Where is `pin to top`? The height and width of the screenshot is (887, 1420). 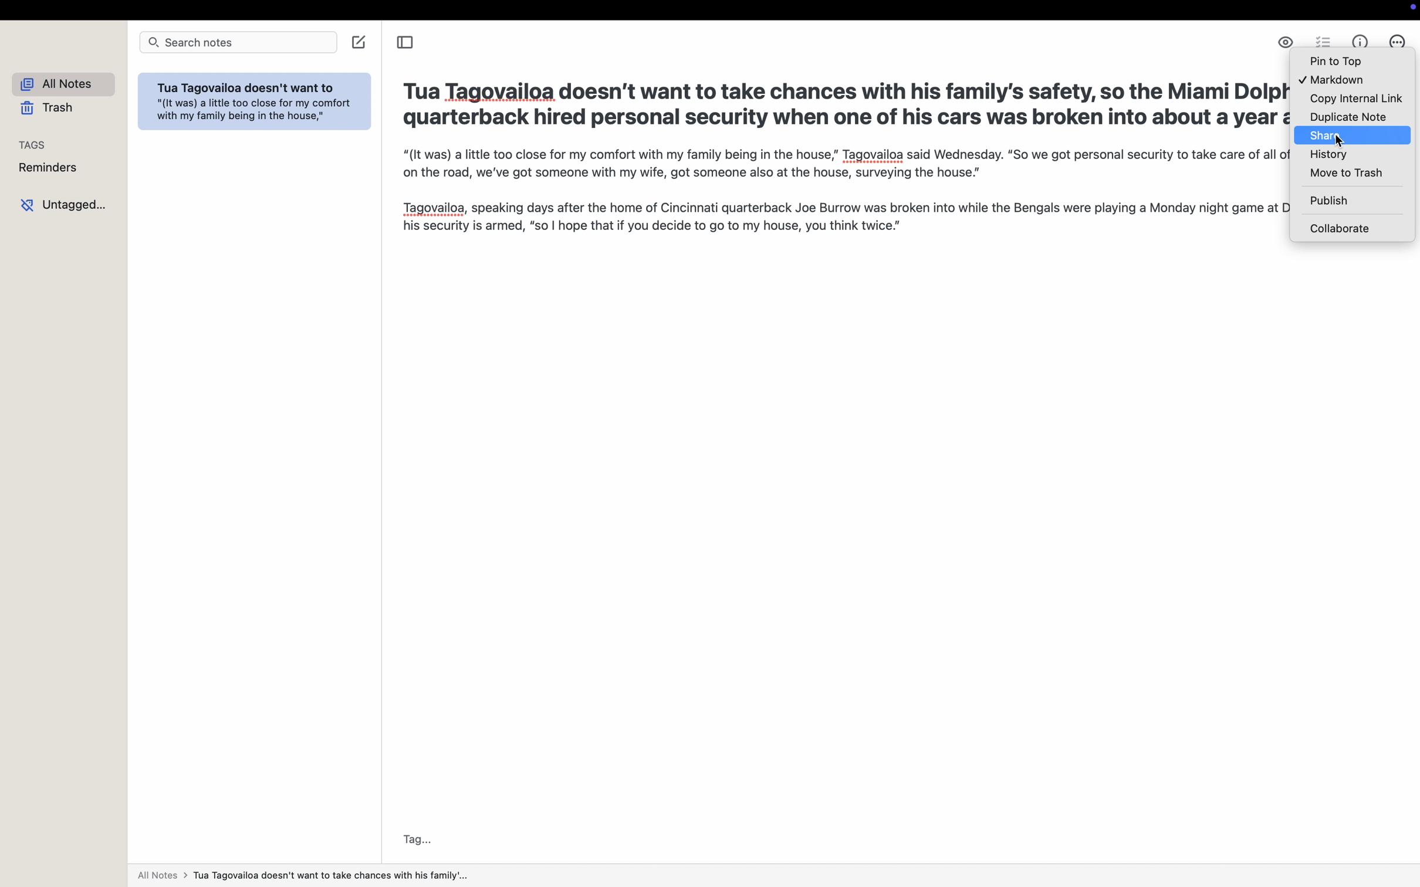
pin to top is located at coordinates (1341, 61).